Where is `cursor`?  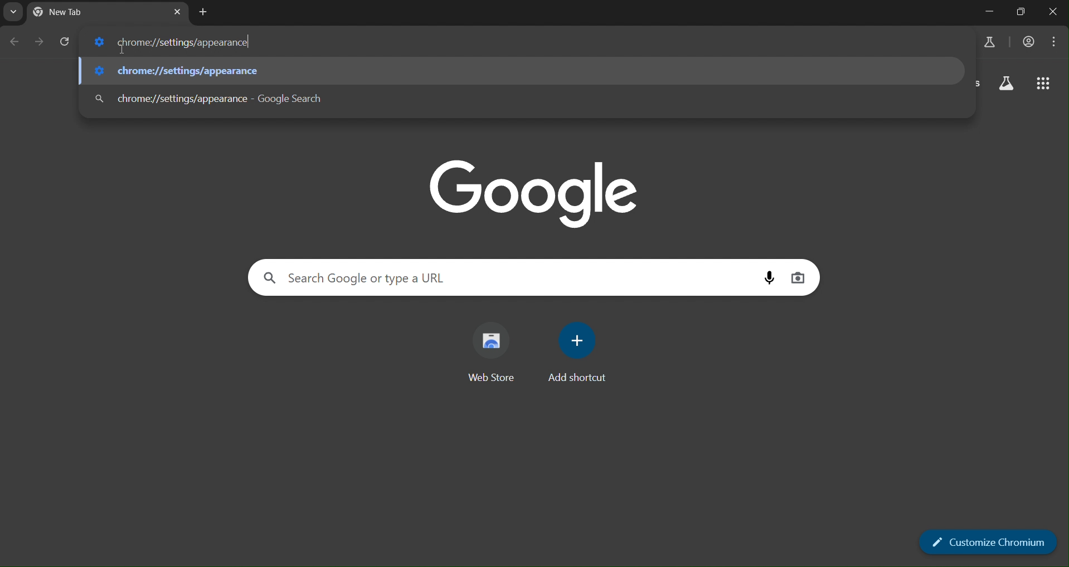 cursor is located at coordinates (123, 50).